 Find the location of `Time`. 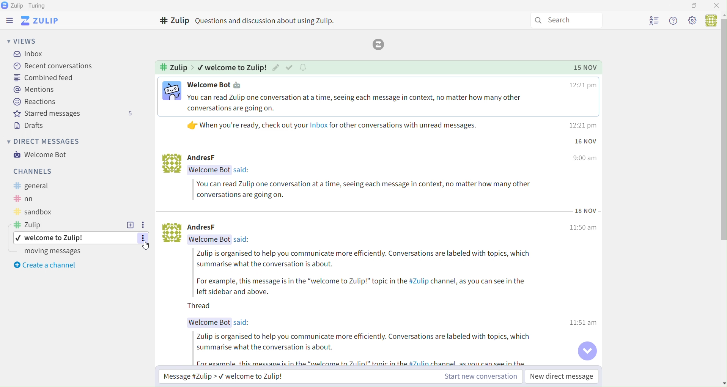

Time is located at coordinates (587, 211).